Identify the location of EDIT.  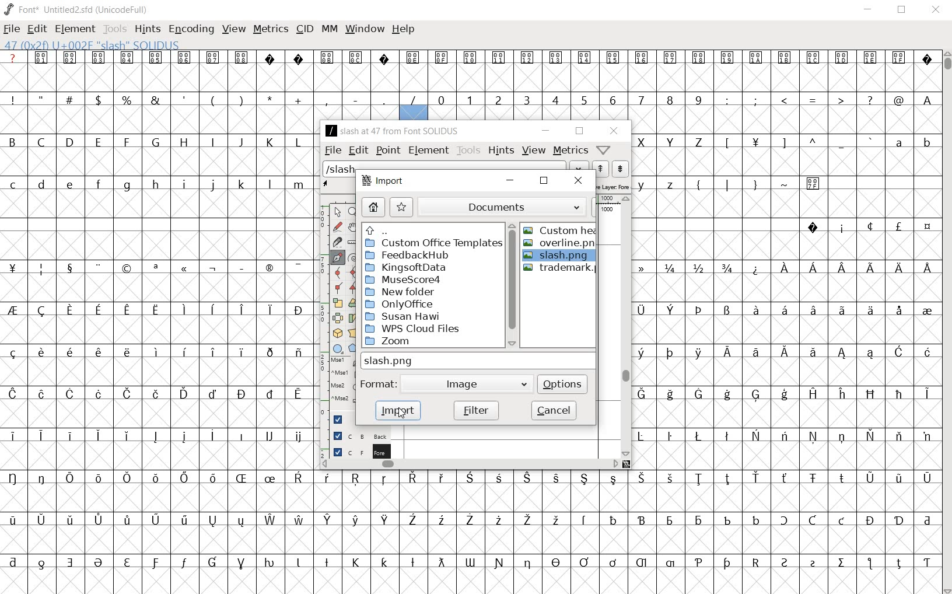
(37, 29).